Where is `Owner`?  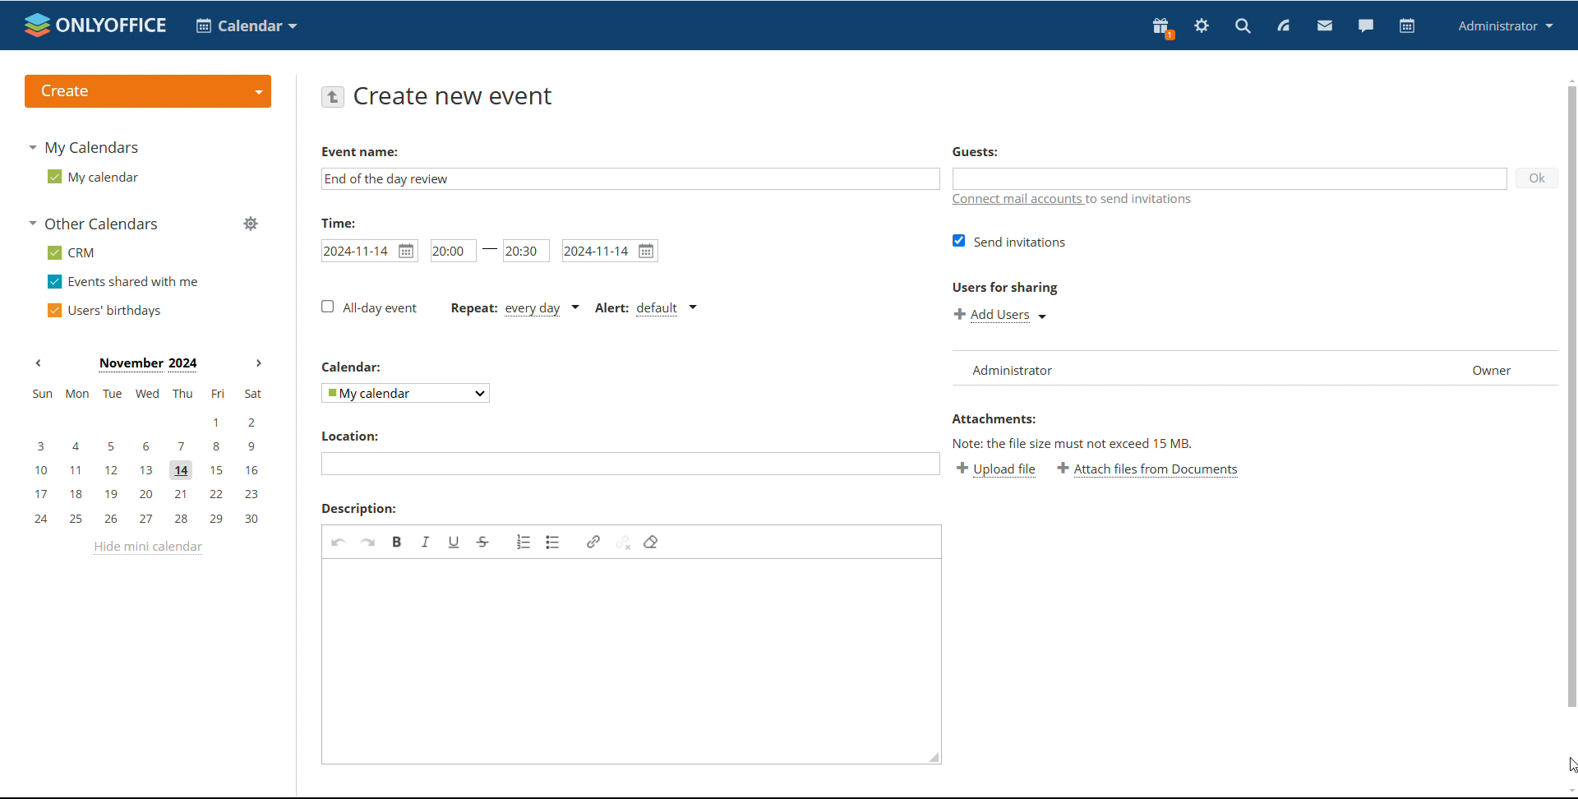
Owner is located at coordinates (1502, 367).